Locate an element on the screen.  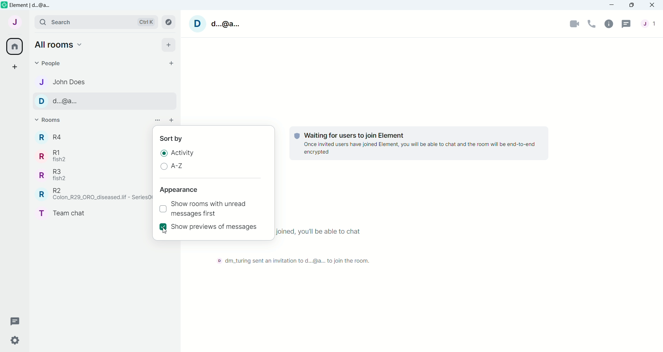
Search bar is located at coordinates (95, 22).